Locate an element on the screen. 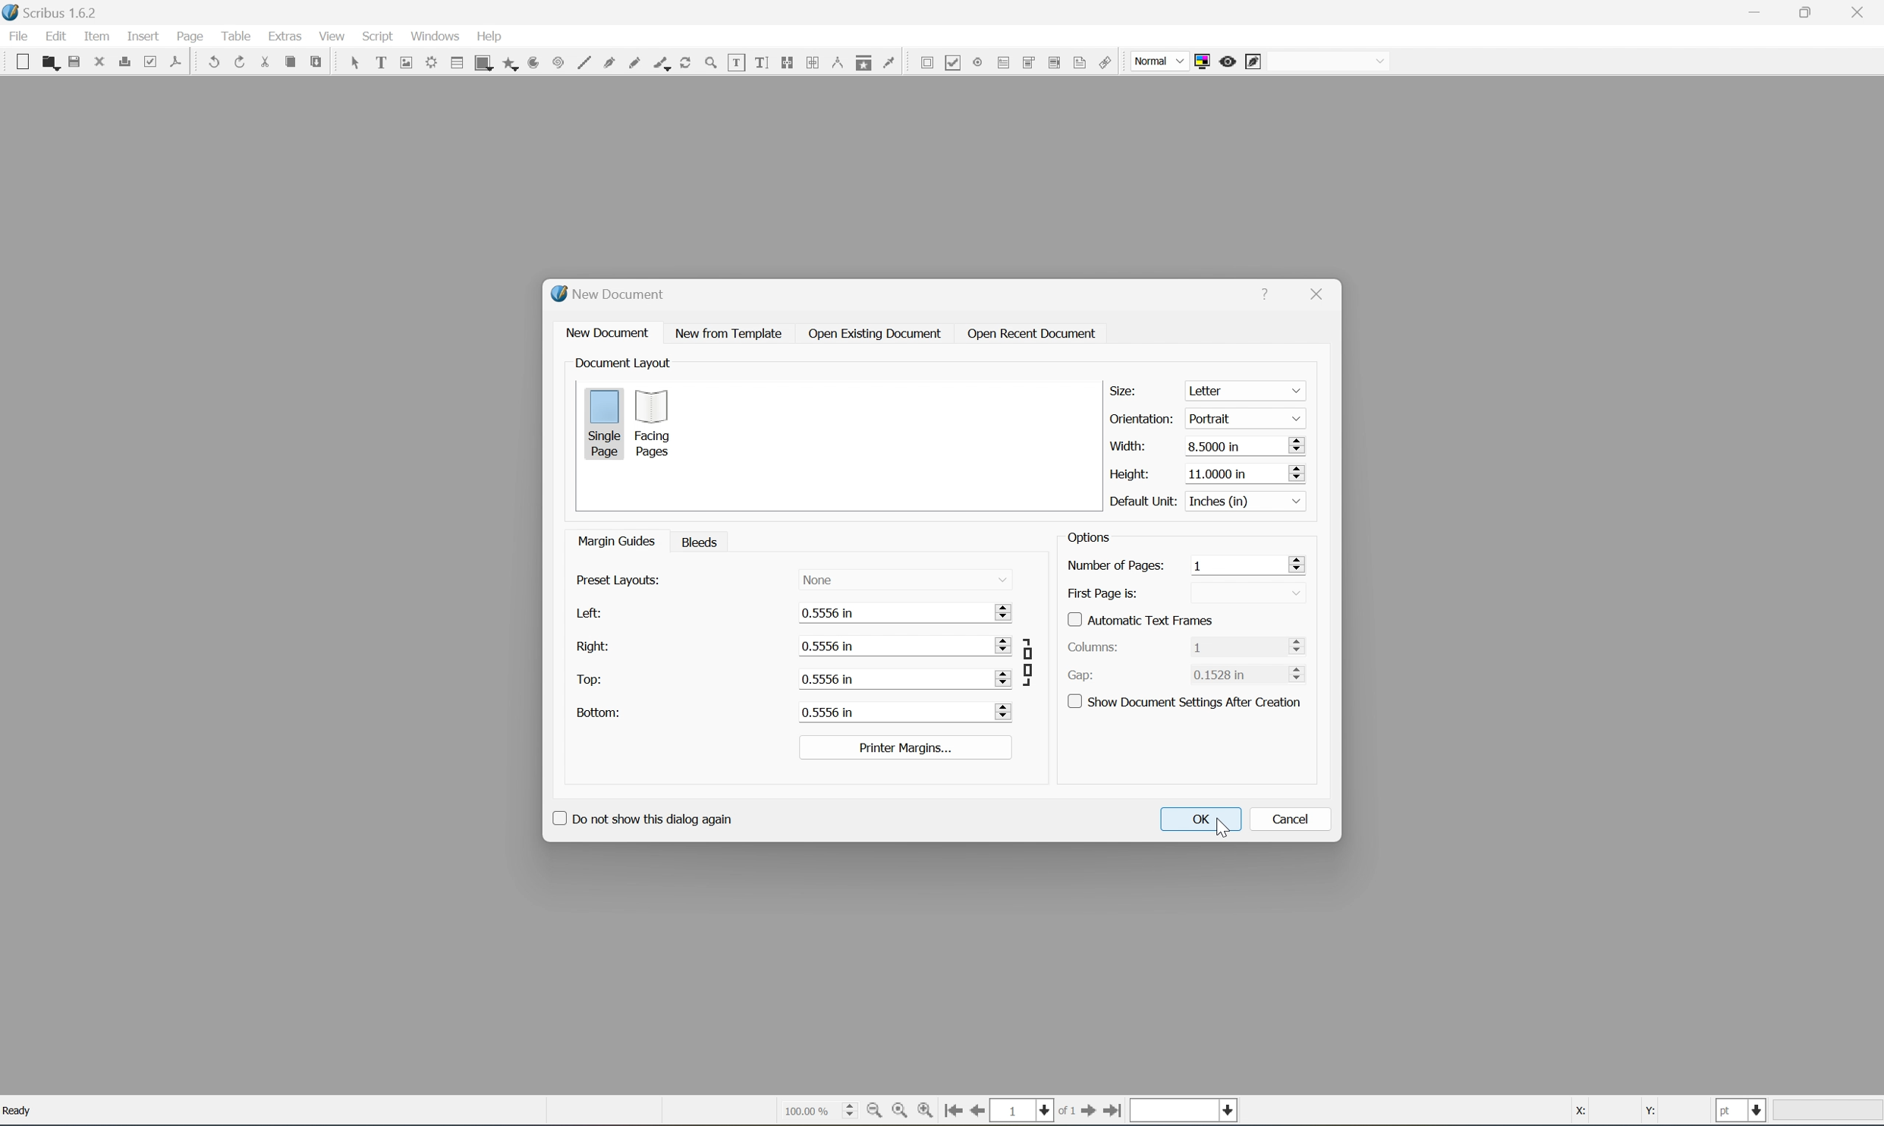 The height and width of the screenshot is (1126, 1884). pdf radio button is located at coordinates (978, 62).